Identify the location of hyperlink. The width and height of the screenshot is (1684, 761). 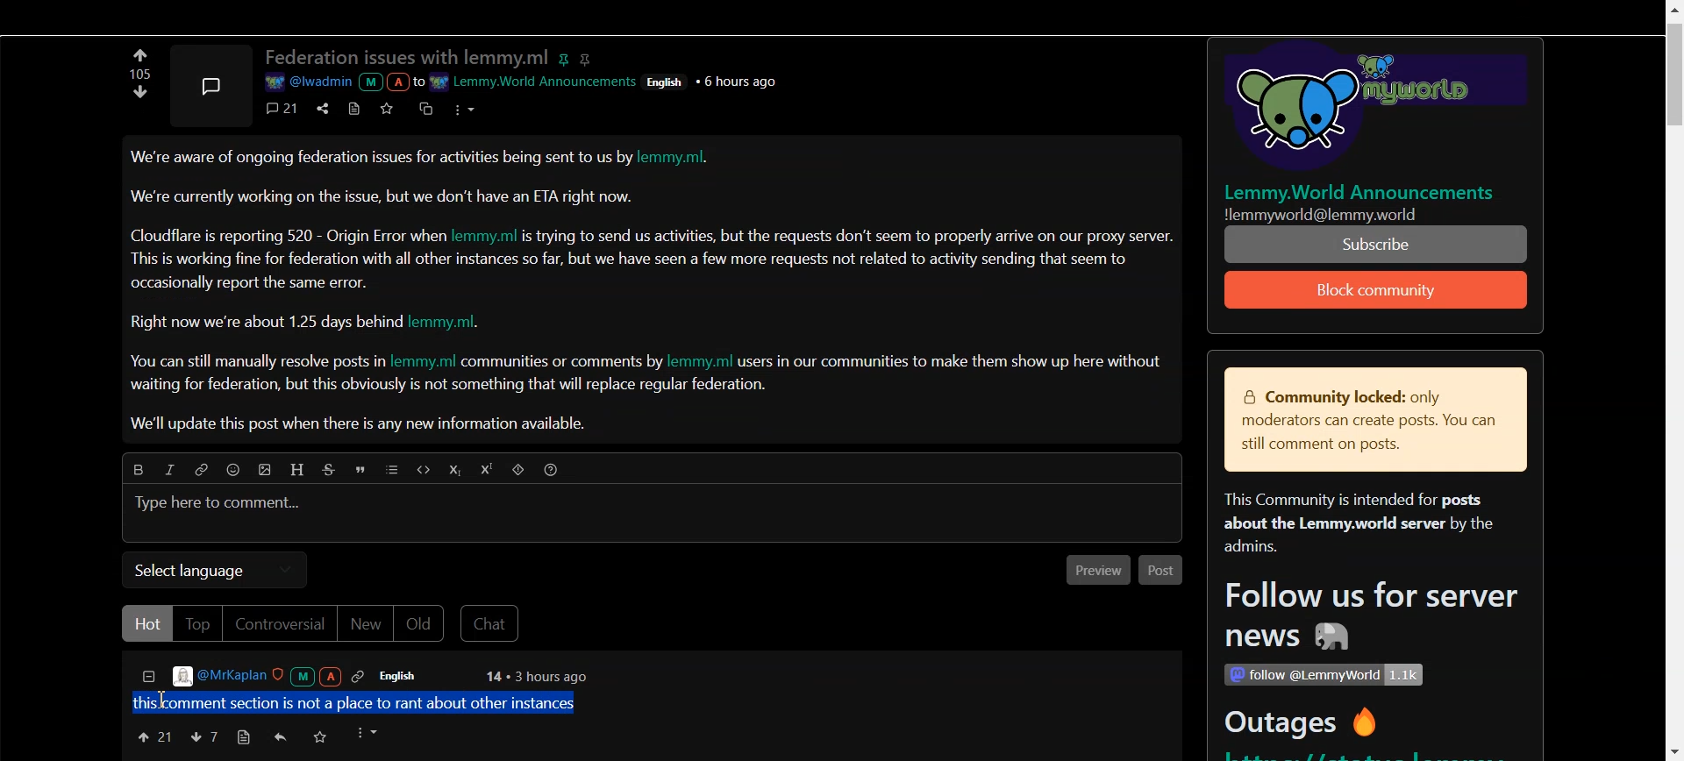
(589, 58).